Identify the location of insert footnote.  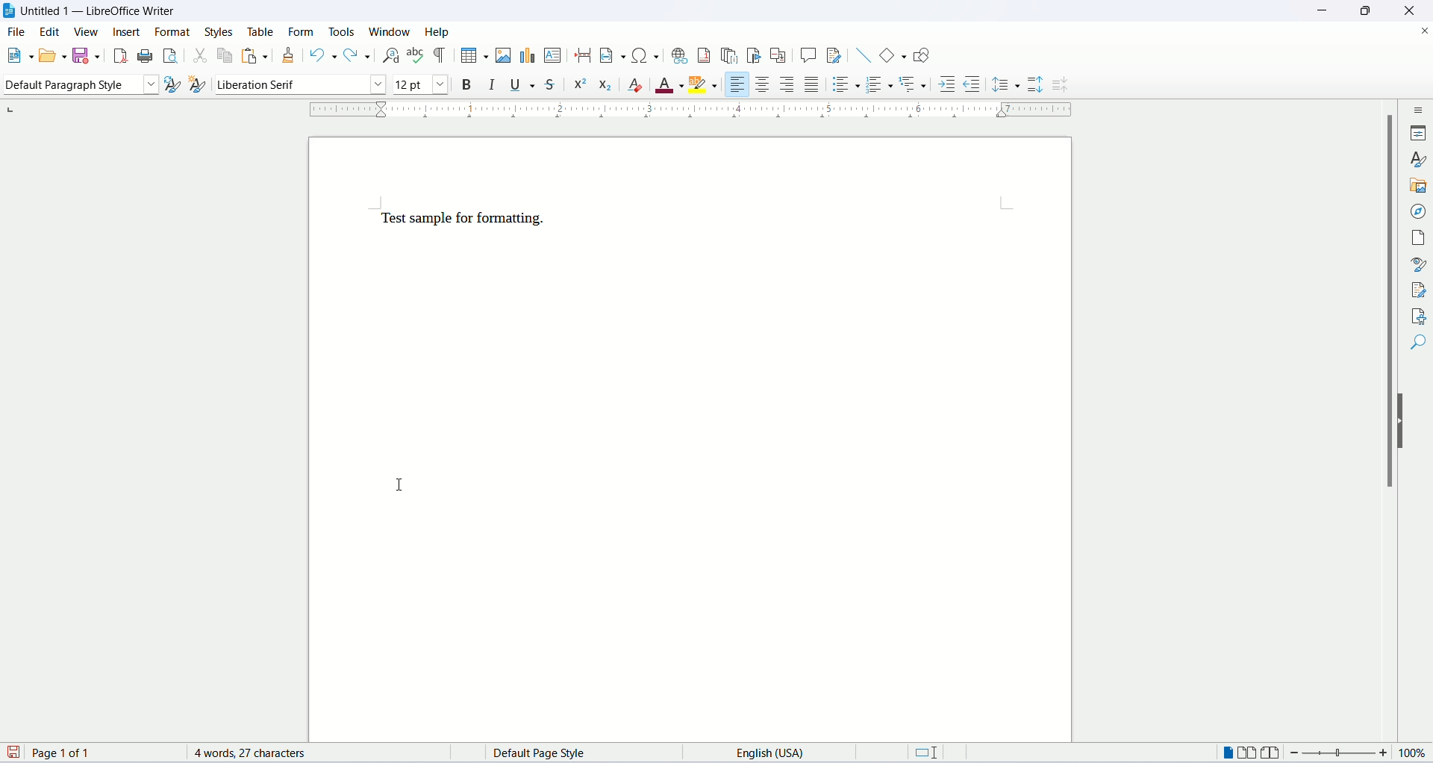
(705, 55).